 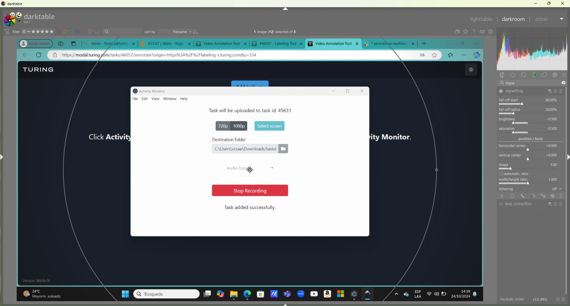 What do you see at coordinates (39, 55) in the screenshot?
I see `refresh` at bounding box center [39, 55].